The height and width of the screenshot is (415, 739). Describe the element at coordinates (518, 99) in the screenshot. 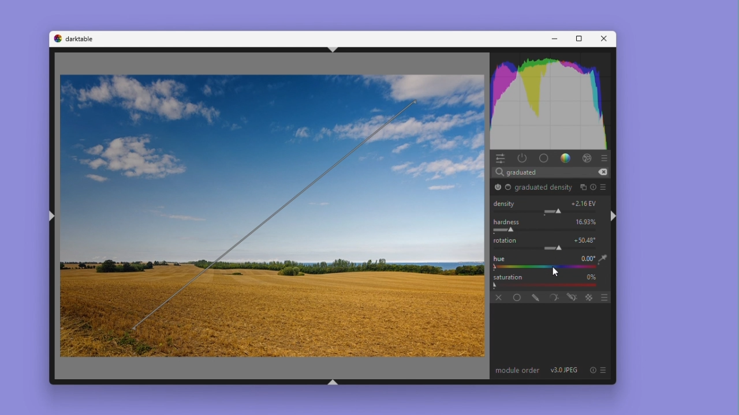

I see `Histogram` at that location.